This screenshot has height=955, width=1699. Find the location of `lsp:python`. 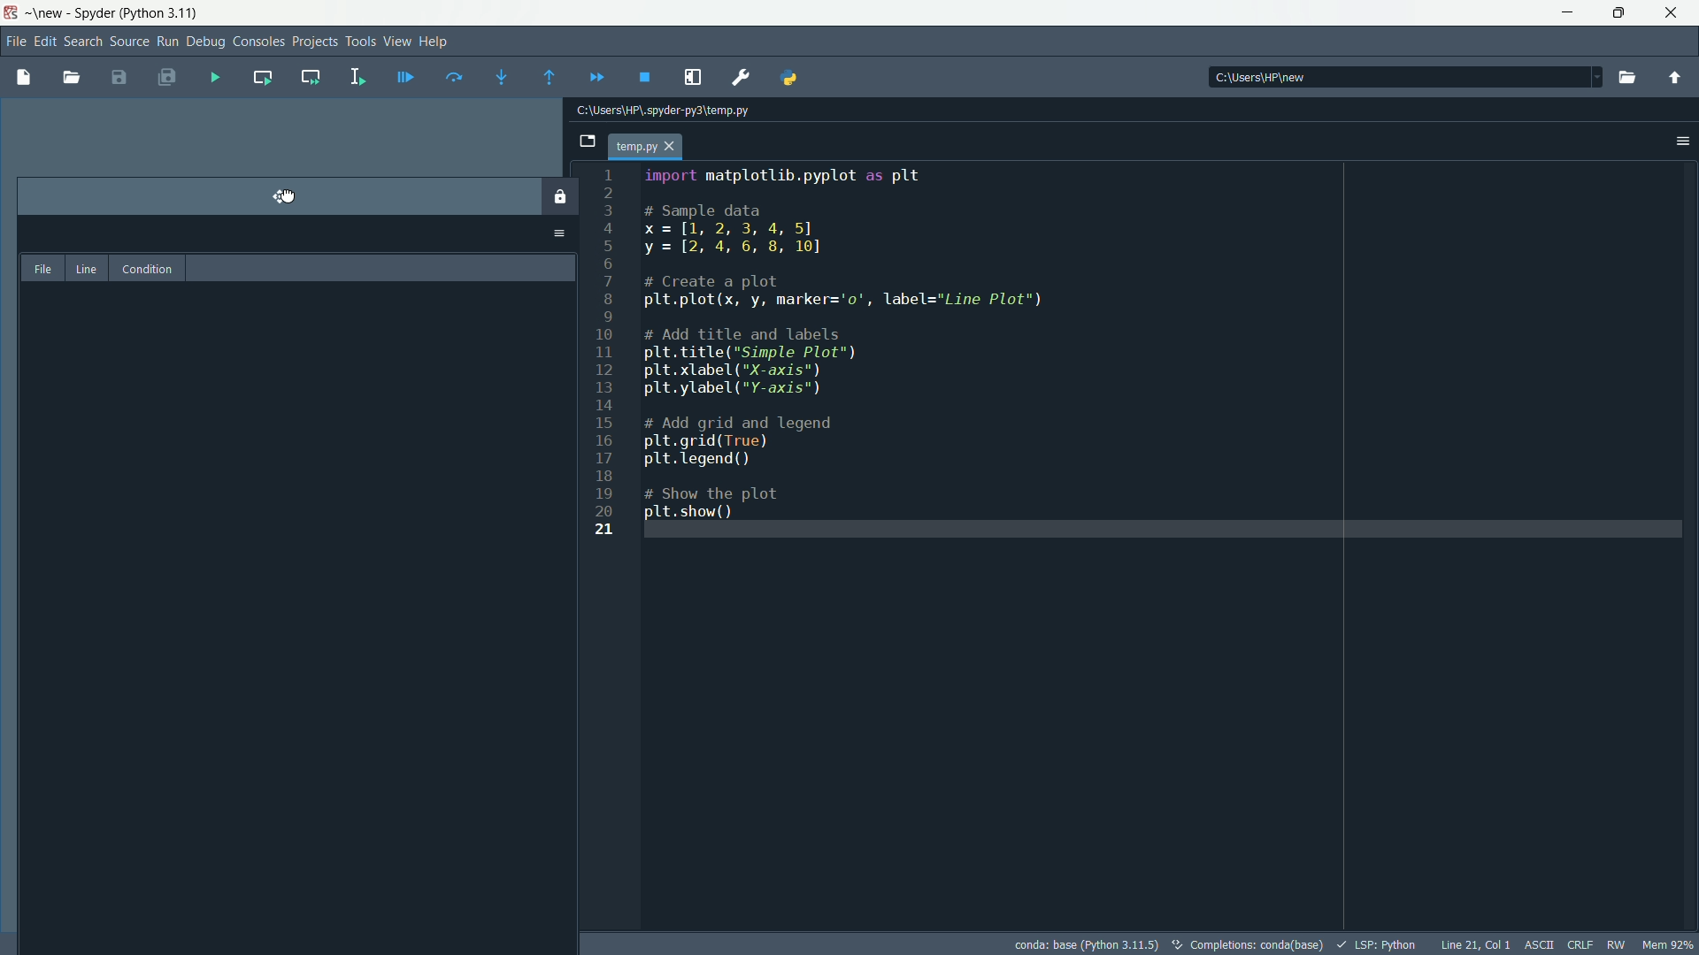

lsp:python is located at coordinates (1378, 944).